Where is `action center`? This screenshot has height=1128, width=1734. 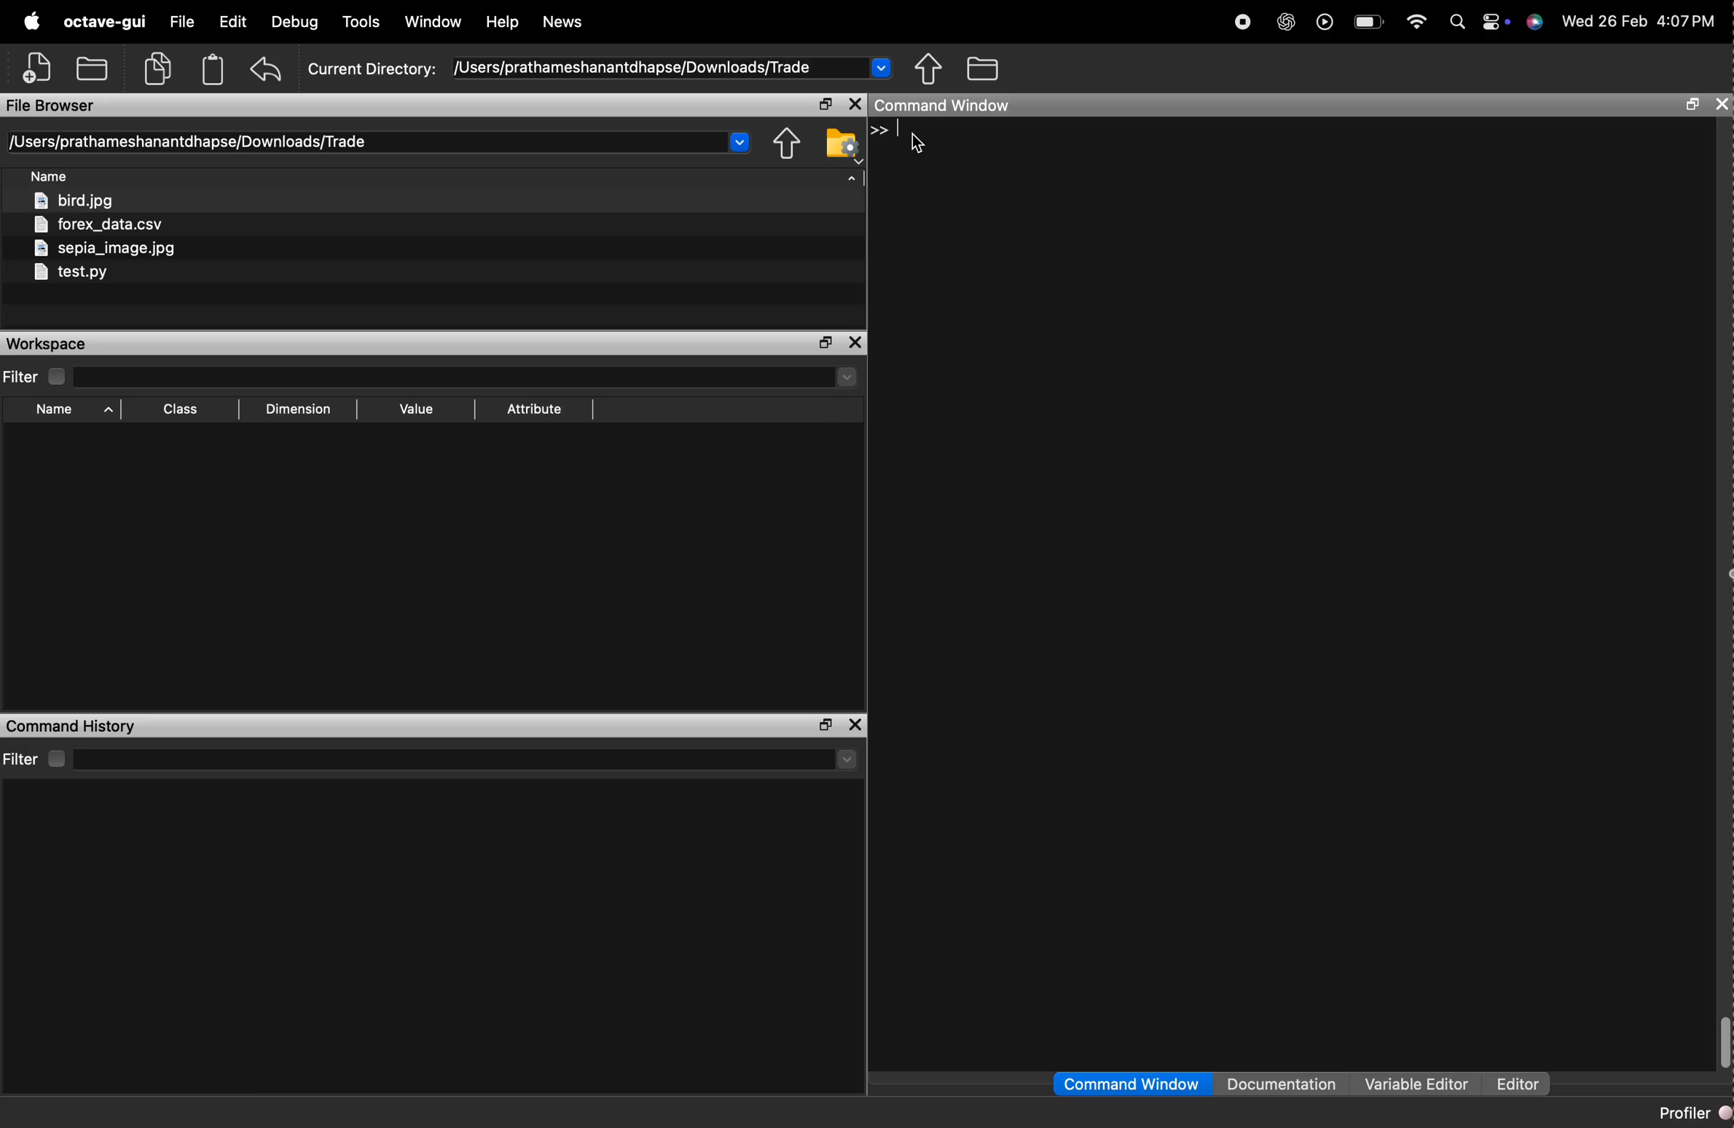
action center is located at coordinates (1497, 23).